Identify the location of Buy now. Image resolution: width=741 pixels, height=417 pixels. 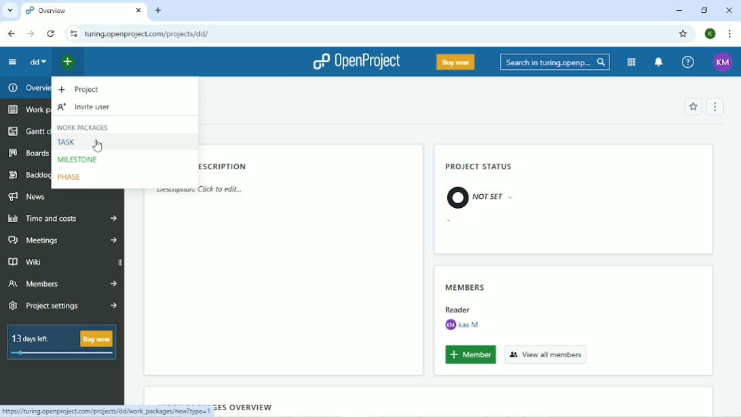
(455, 62).